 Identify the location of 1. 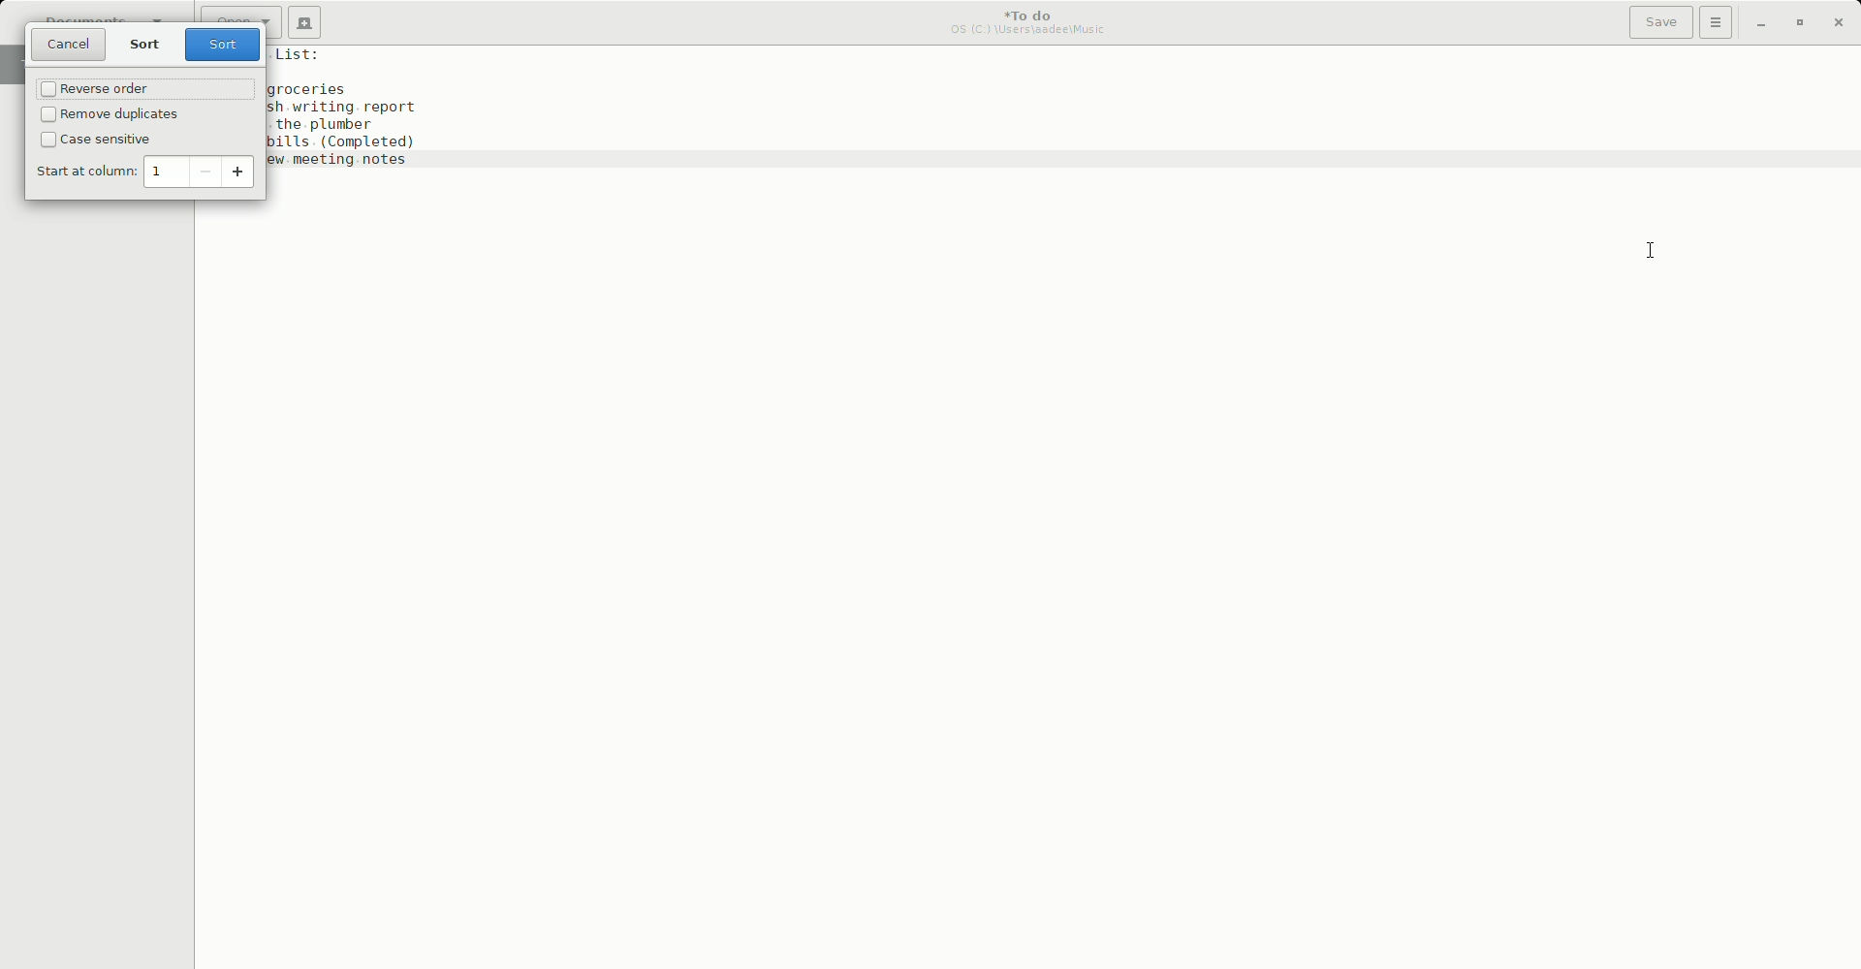
(161, 172).